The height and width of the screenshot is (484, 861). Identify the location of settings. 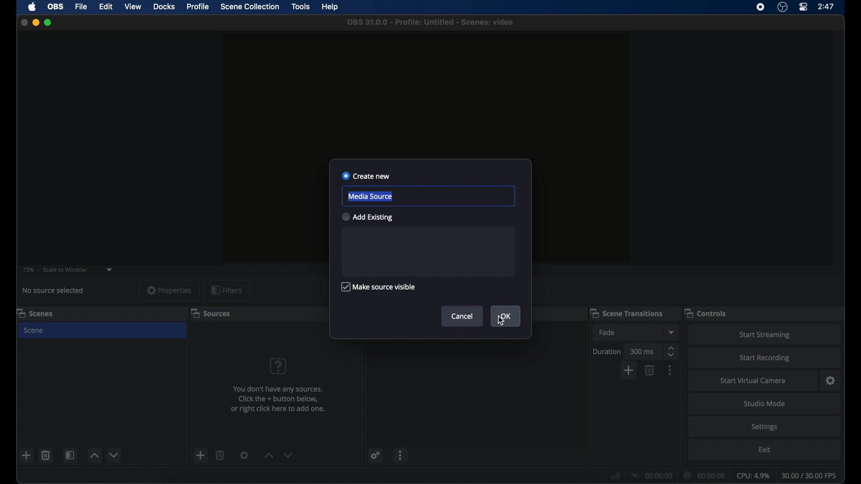
(831, 381).